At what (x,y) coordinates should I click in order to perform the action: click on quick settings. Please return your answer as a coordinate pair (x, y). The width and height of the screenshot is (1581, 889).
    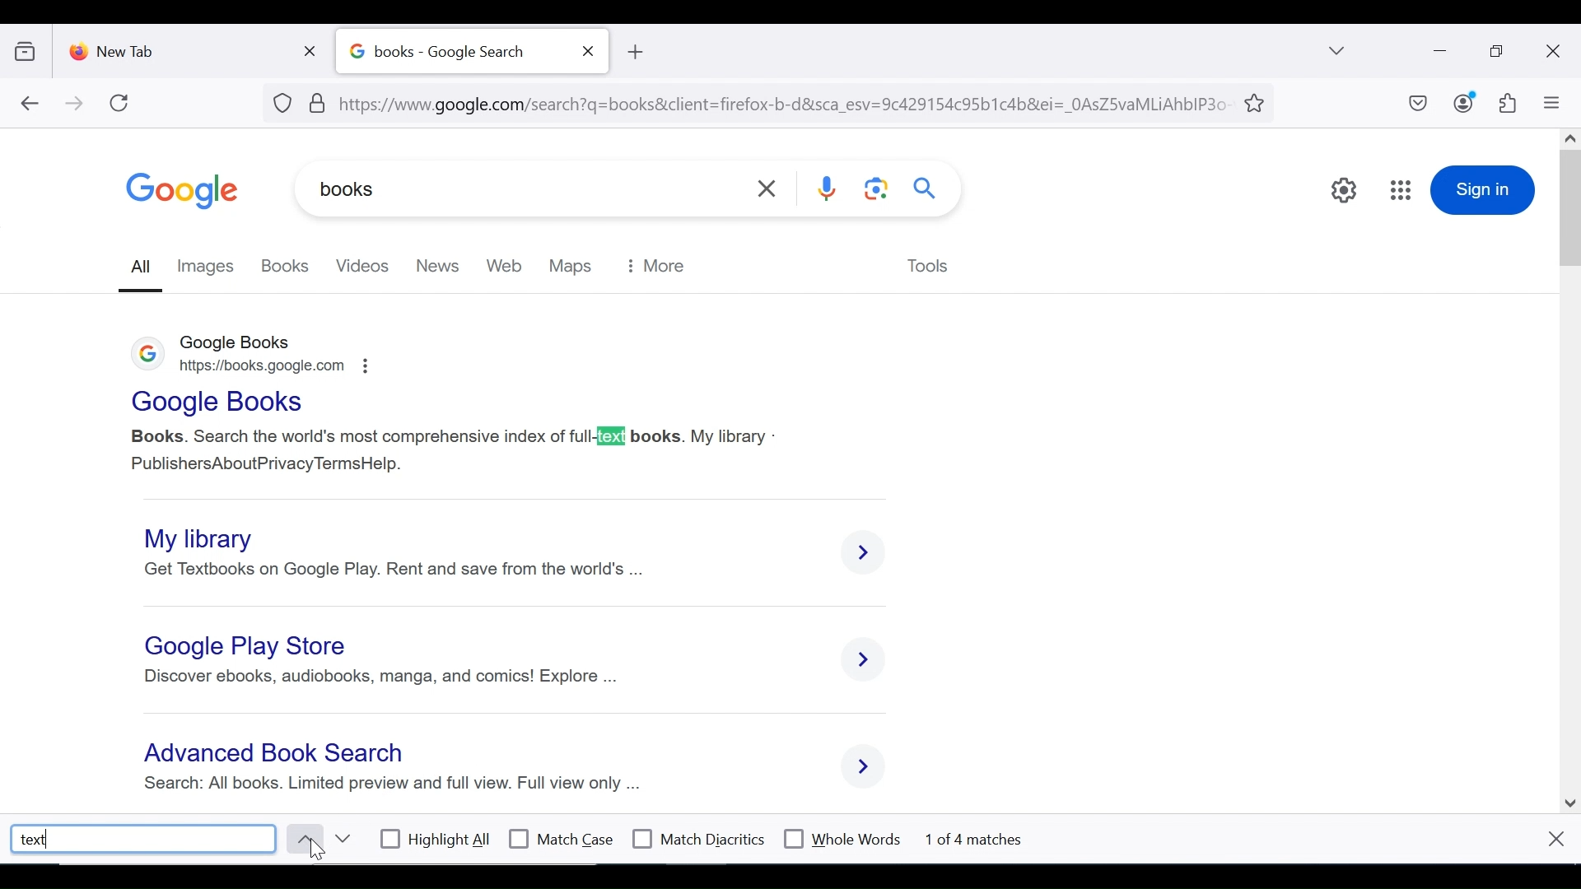
    Looking at the image, I should click on (1343, 191).